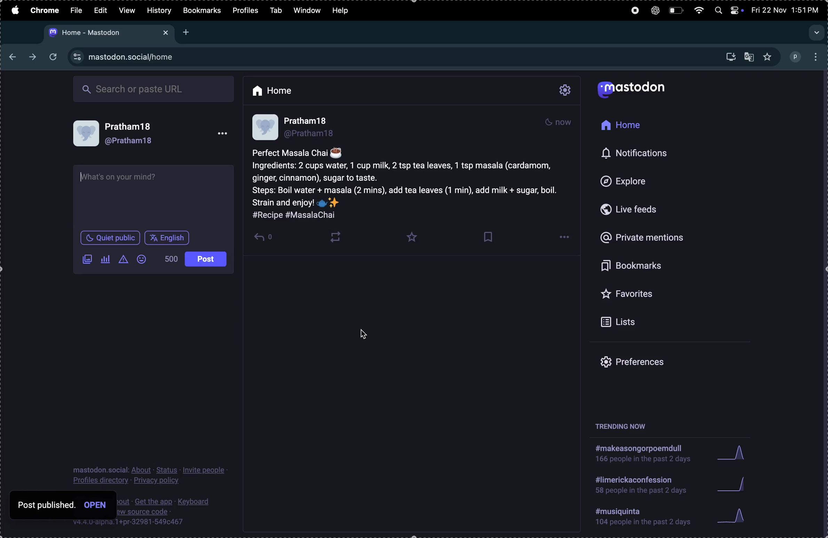 Image resolution: width=828 pixels, height=538 pixels. What do you see at coordinates (731, 516) in the screenshot?
I see `graphs` at bounding box center [731, 516].